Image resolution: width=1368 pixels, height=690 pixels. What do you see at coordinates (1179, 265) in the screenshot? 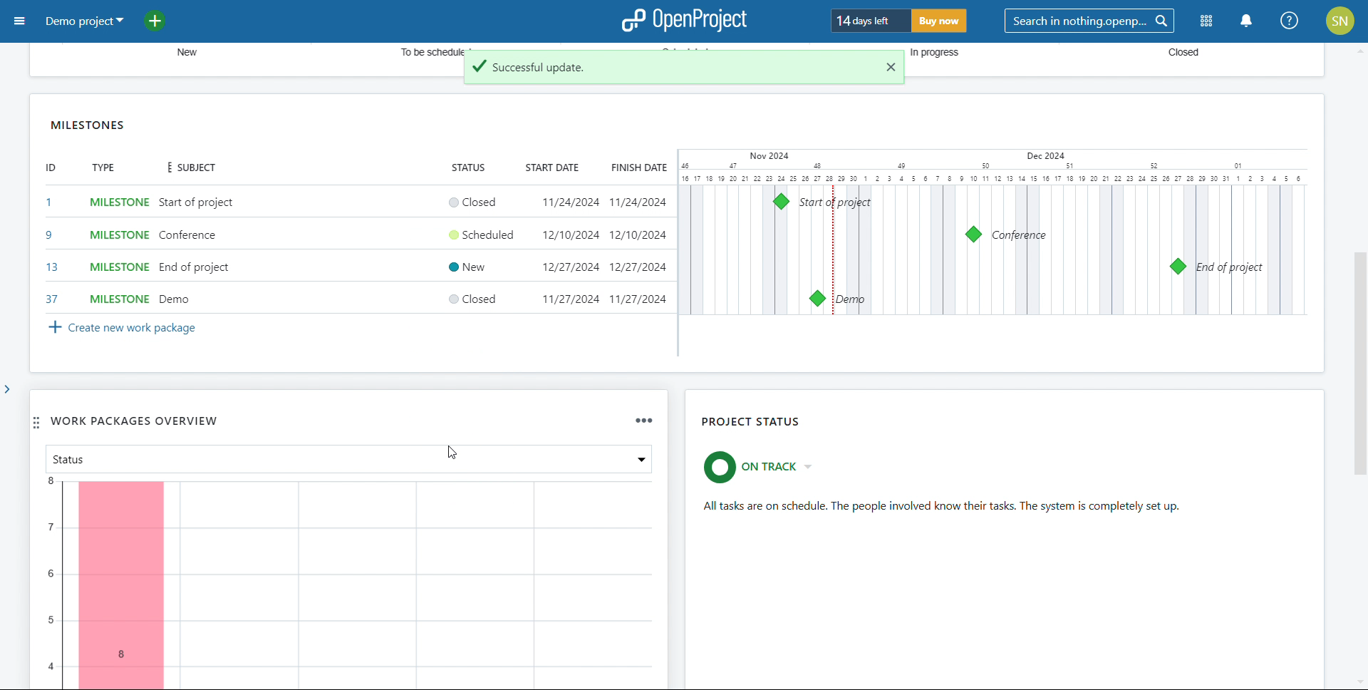
I see `milestone 13` at bounding box center [1179, 265].